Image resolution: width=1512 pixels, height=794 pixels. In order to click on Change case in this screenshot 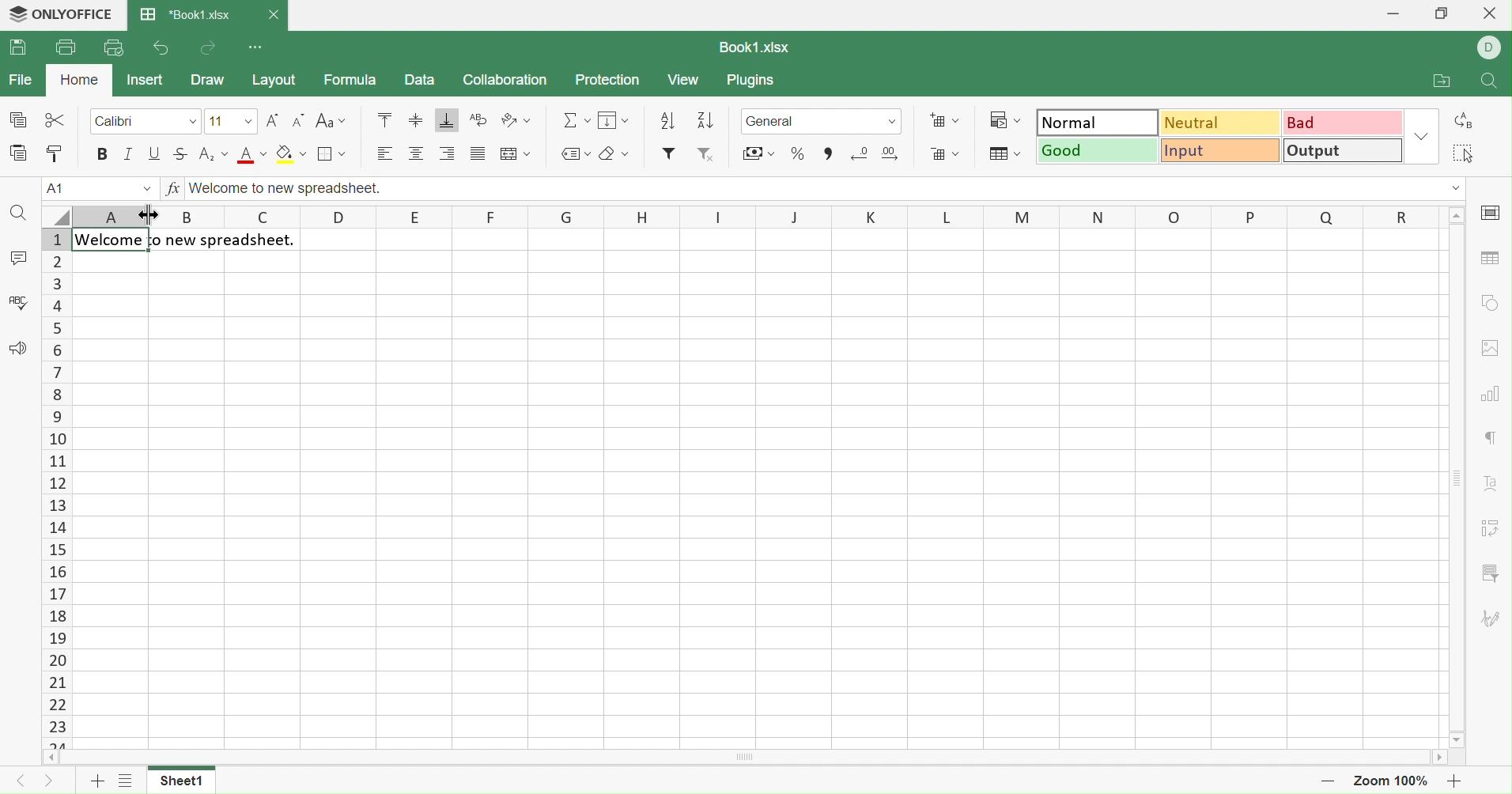, I will do `click(332, 120)`.